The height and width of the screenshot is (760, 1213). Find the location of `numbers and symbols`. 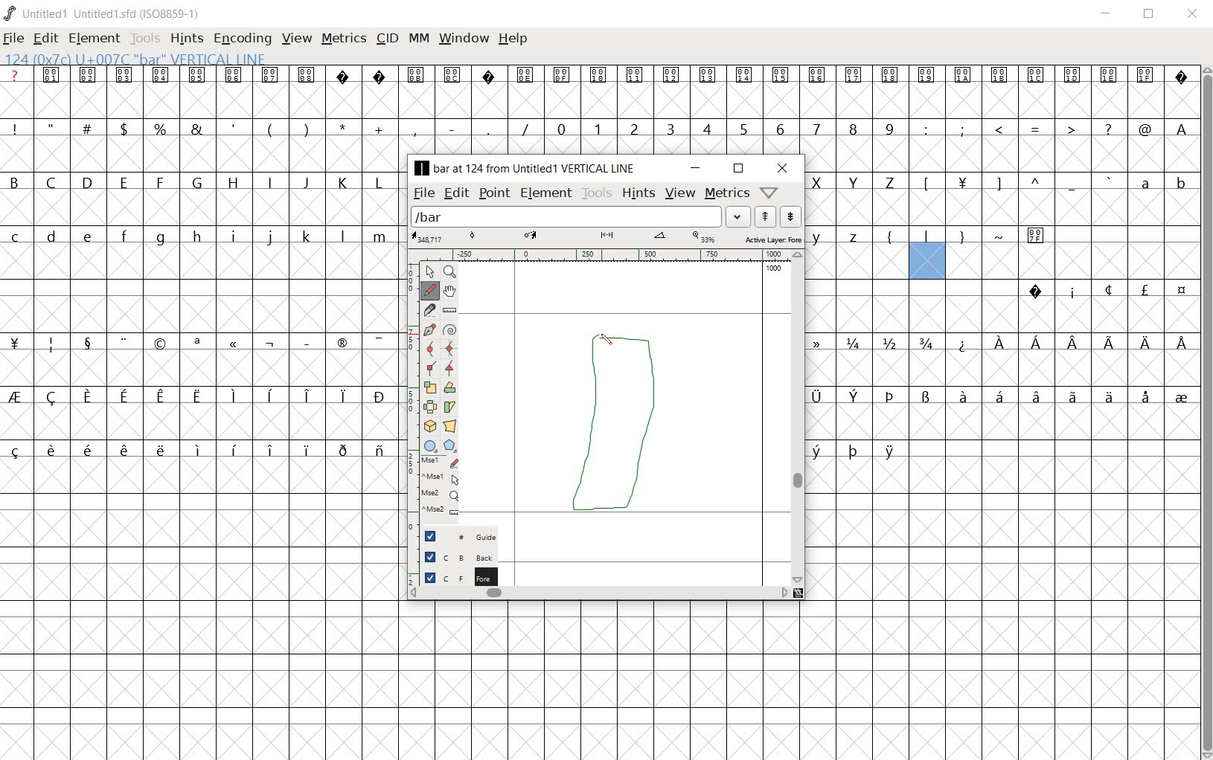

numbers and symbols is located at coordinates (600, 128).